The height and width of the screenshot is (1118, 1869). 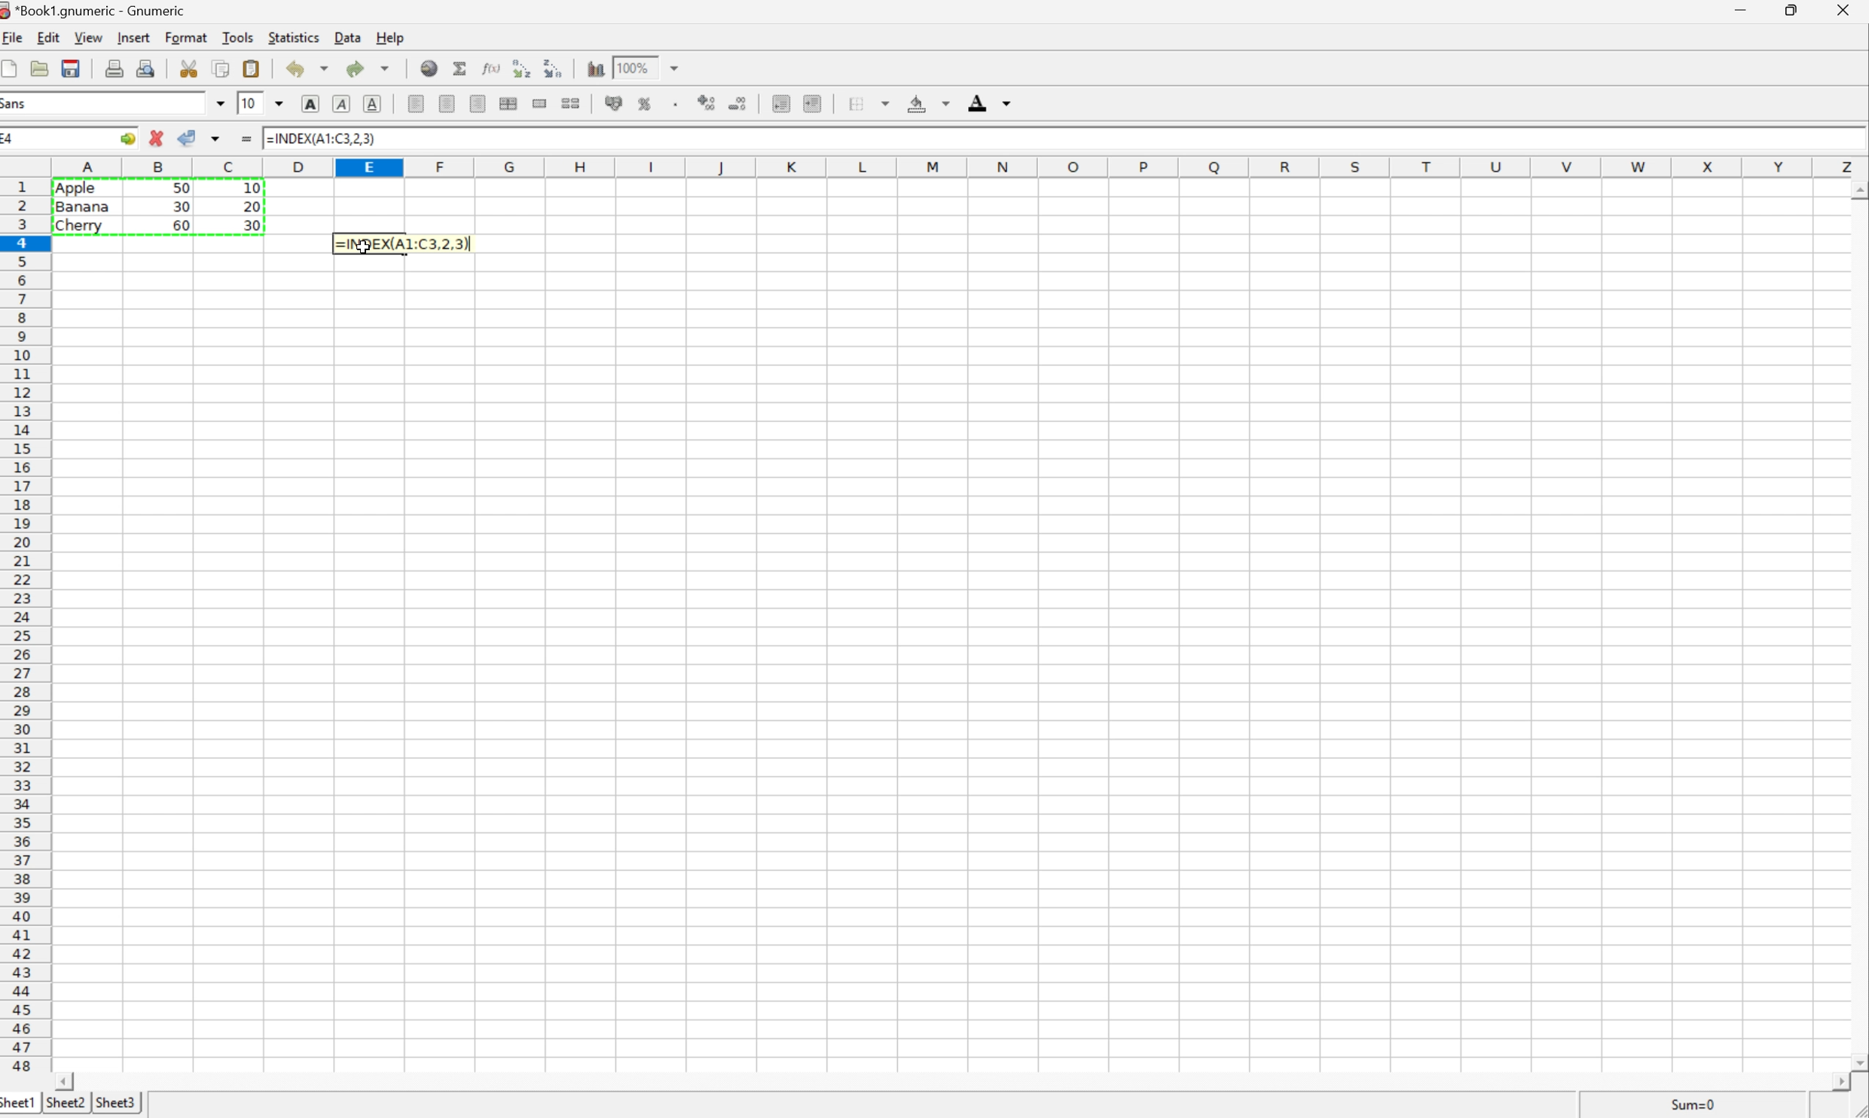 I want to click on accept changes across selection, so click(x=218, y=139).